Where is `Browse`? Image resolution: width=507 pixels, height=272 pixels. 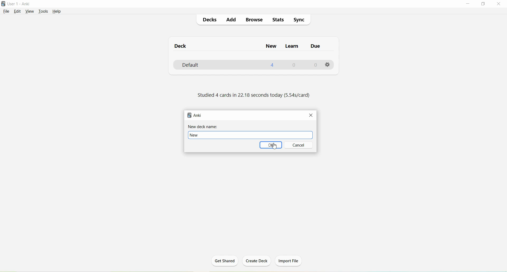
Browse is located at coordinates (255, 21).